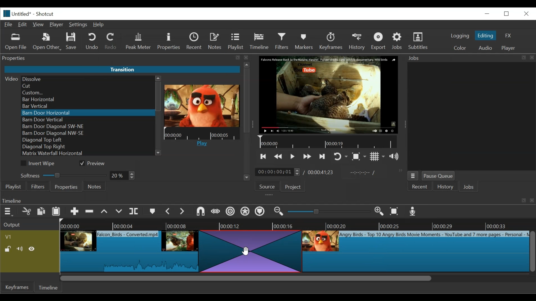  What do you see at coordinates (248, 251) in the screenshot?
I see `Transition` at bounding box center [248, 251].